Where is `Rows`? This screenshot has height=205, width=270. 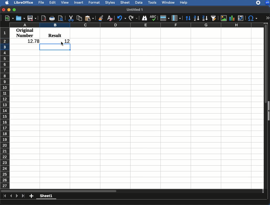 Rows is located at coordinates (5, 108).